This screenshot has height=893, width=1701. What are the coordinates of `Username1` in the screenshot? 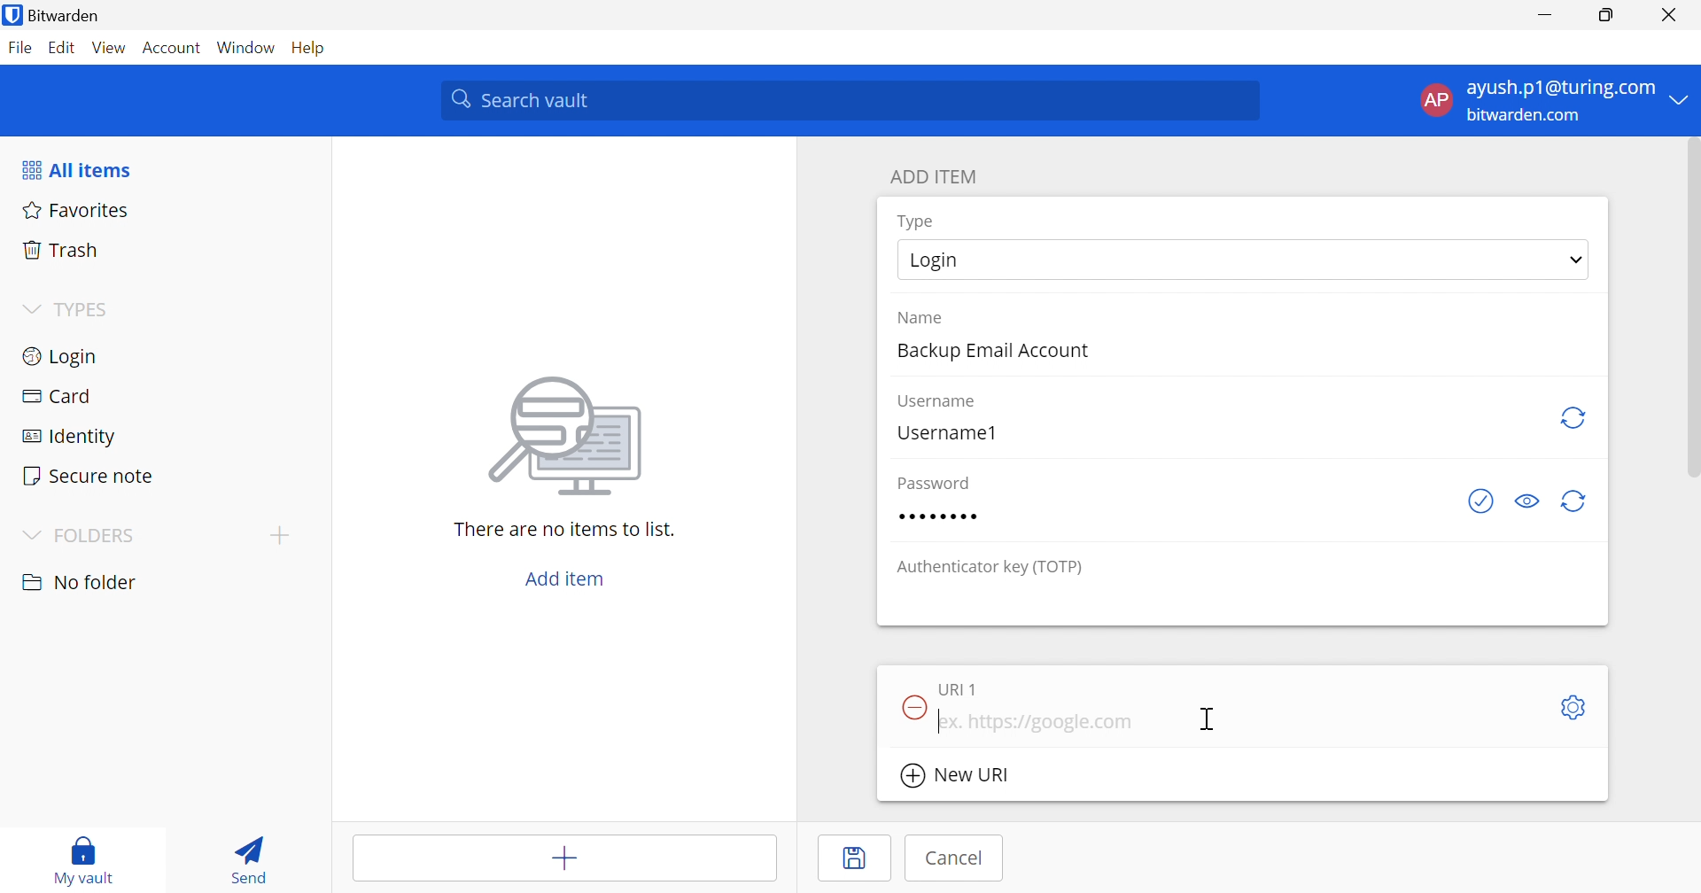 It's located at (947, 432).